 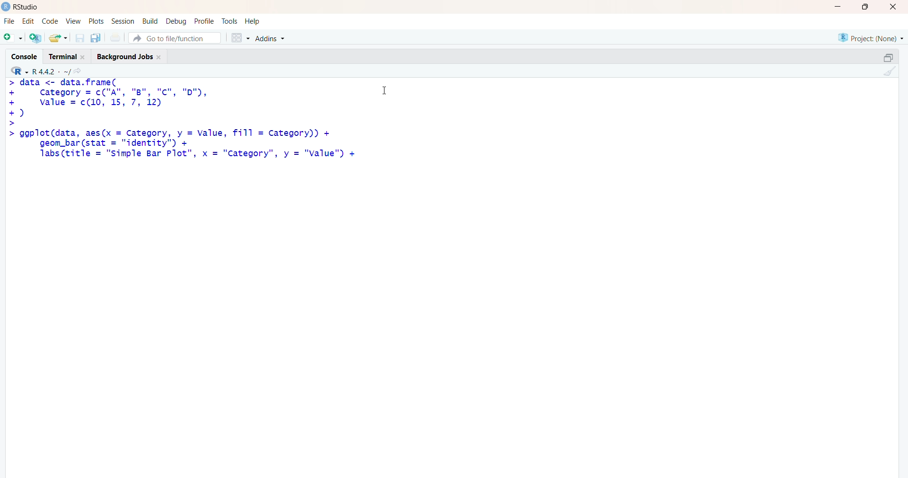 What do you see at coordinates (79, 38) in the screenshot?
I see `save current document` at bounding box center [79, 38].